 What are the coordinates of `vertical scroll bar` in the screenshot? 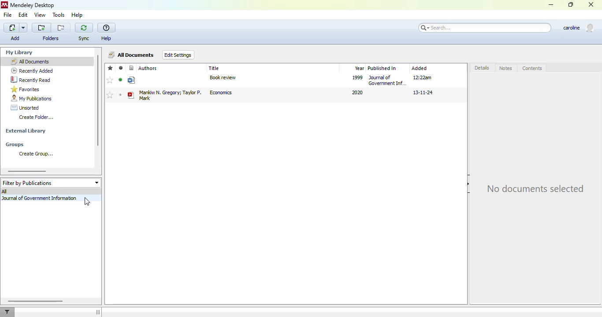 It's located at (97, 100).